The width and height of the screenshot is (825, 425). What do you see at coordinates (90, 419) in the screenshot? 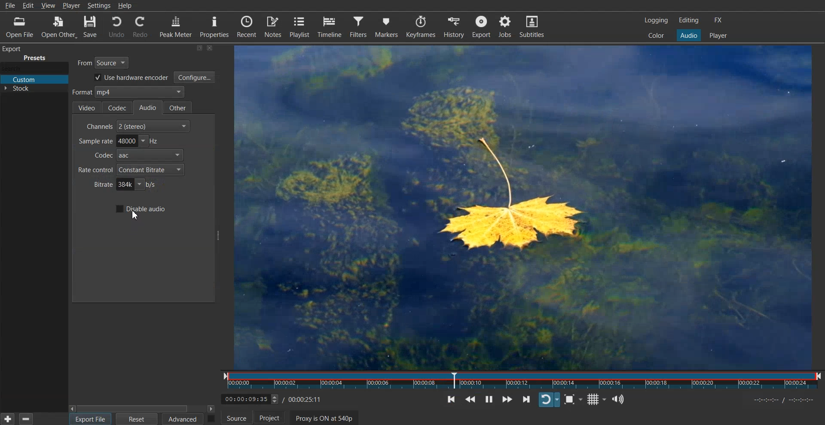
I see `Export File` at bounding box center [90, 419].